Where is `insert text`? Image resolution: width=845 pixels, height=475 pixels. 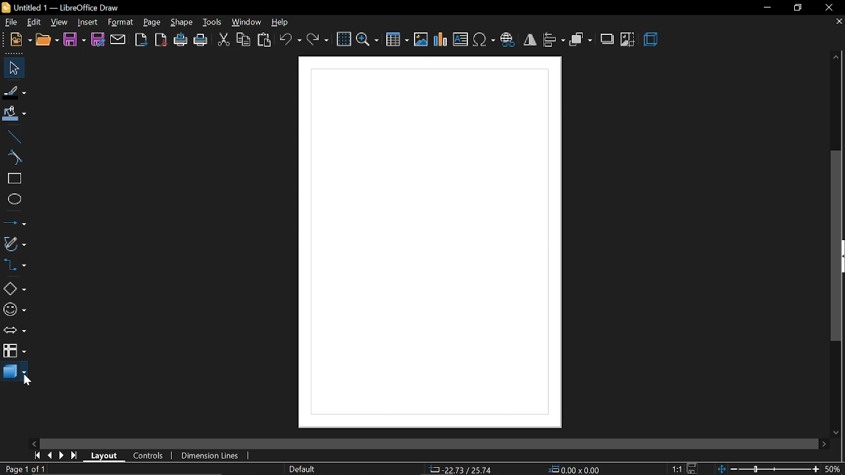
insert text is located at coordinates (461, 40).